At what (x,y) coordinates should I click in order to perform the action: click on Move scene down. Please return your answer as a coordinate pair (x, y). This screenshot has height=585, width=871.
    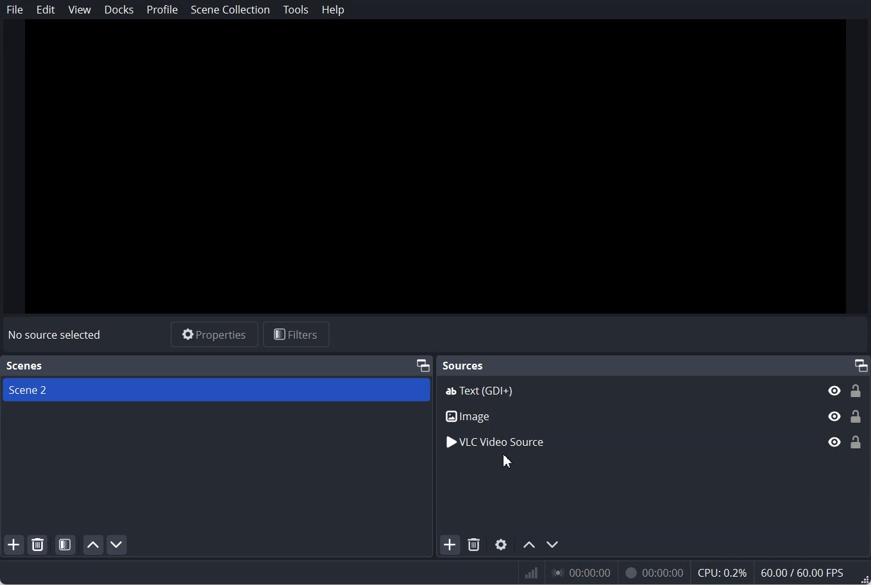
    Looking at the image, I should click on (117, 545).